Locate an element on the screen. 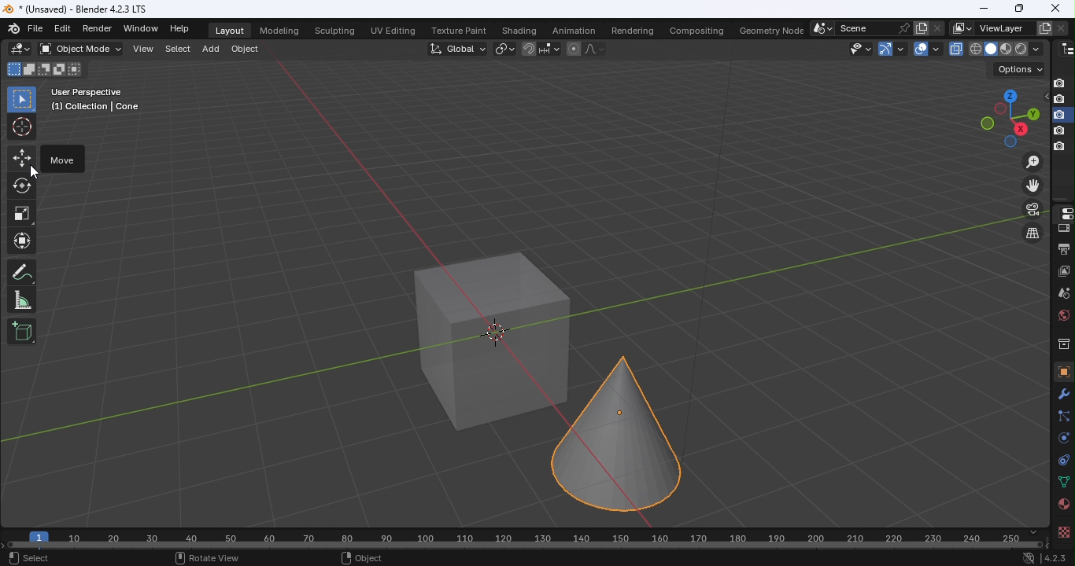  Show Gizmos is located at coordinates (901, 48).